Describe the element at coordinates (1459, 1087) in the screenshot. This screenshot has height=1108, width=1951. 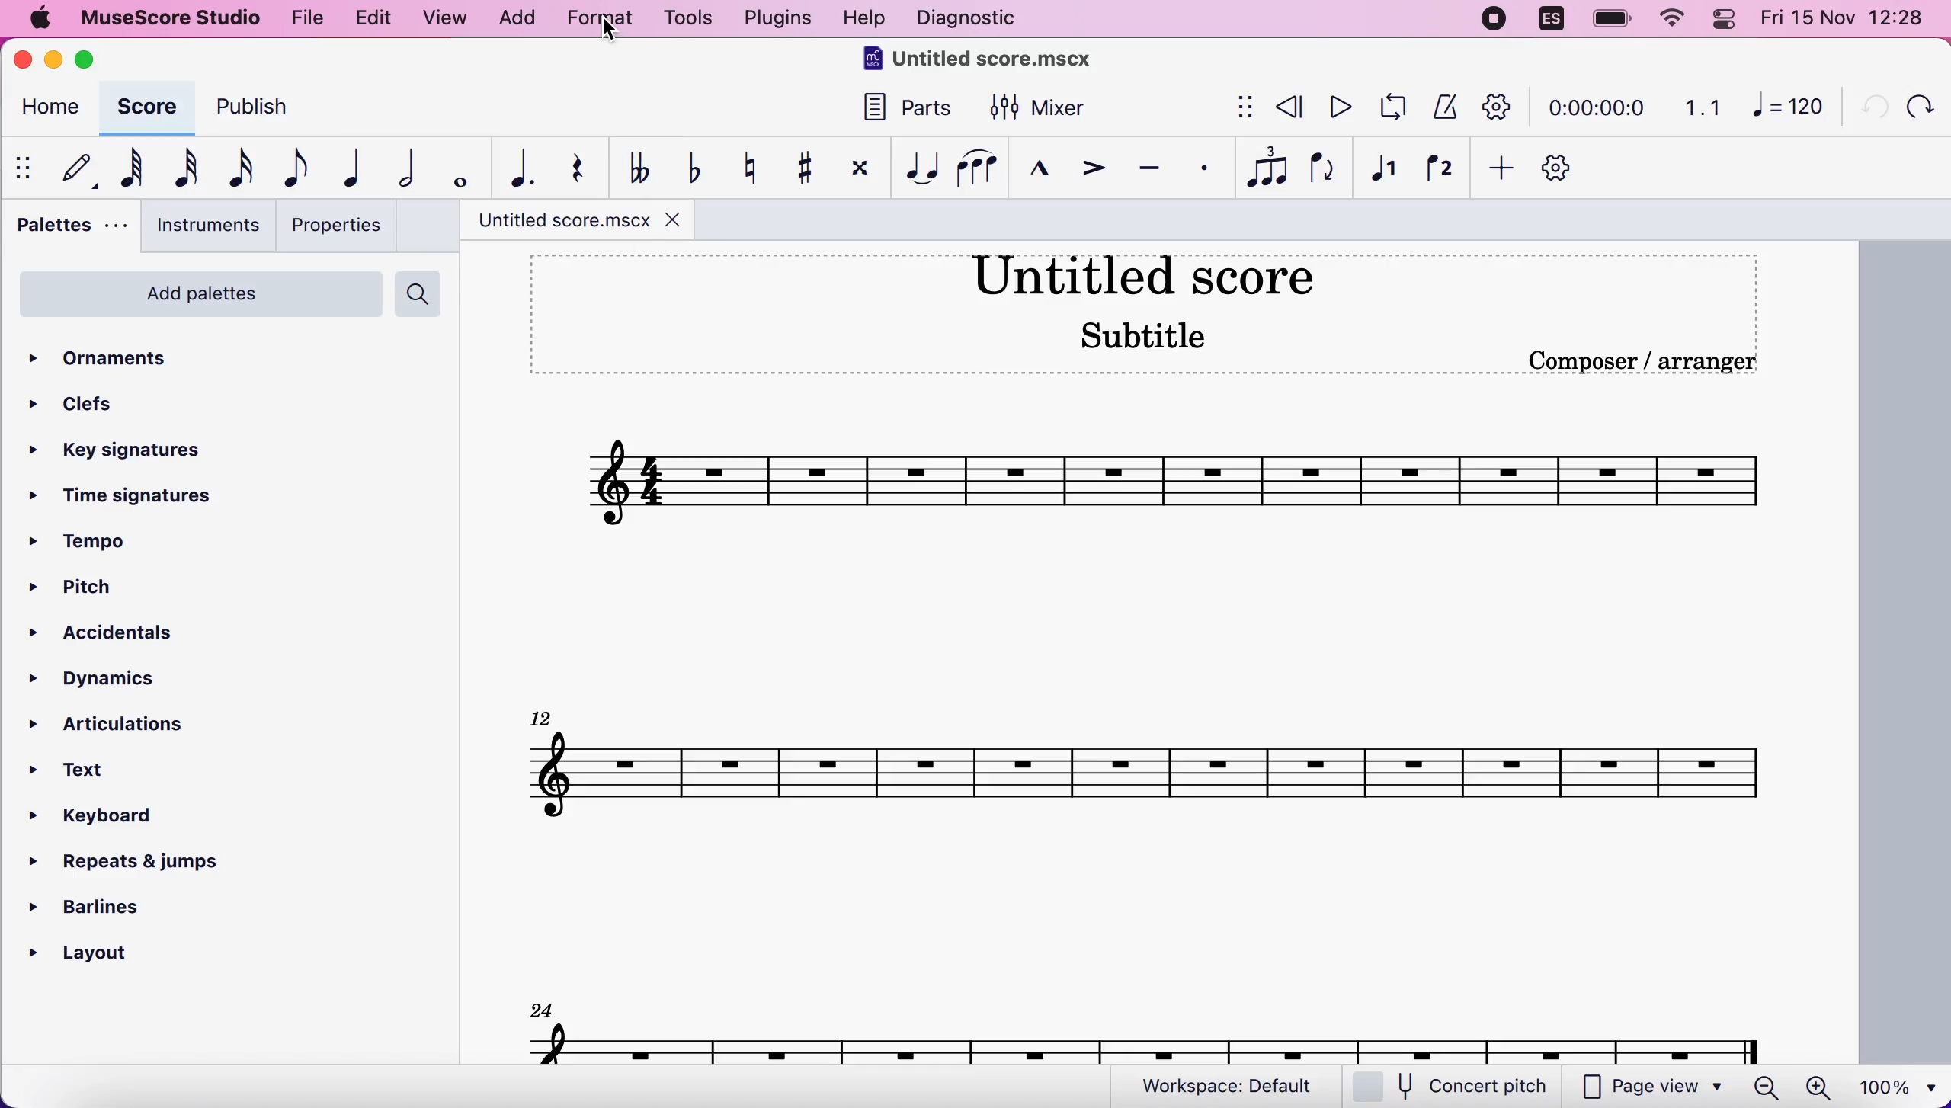
I see `concert pitch` at that location.